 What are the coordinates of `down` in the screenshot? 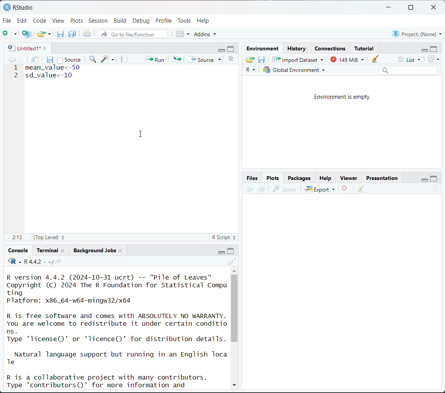 It's located at (234, 384).